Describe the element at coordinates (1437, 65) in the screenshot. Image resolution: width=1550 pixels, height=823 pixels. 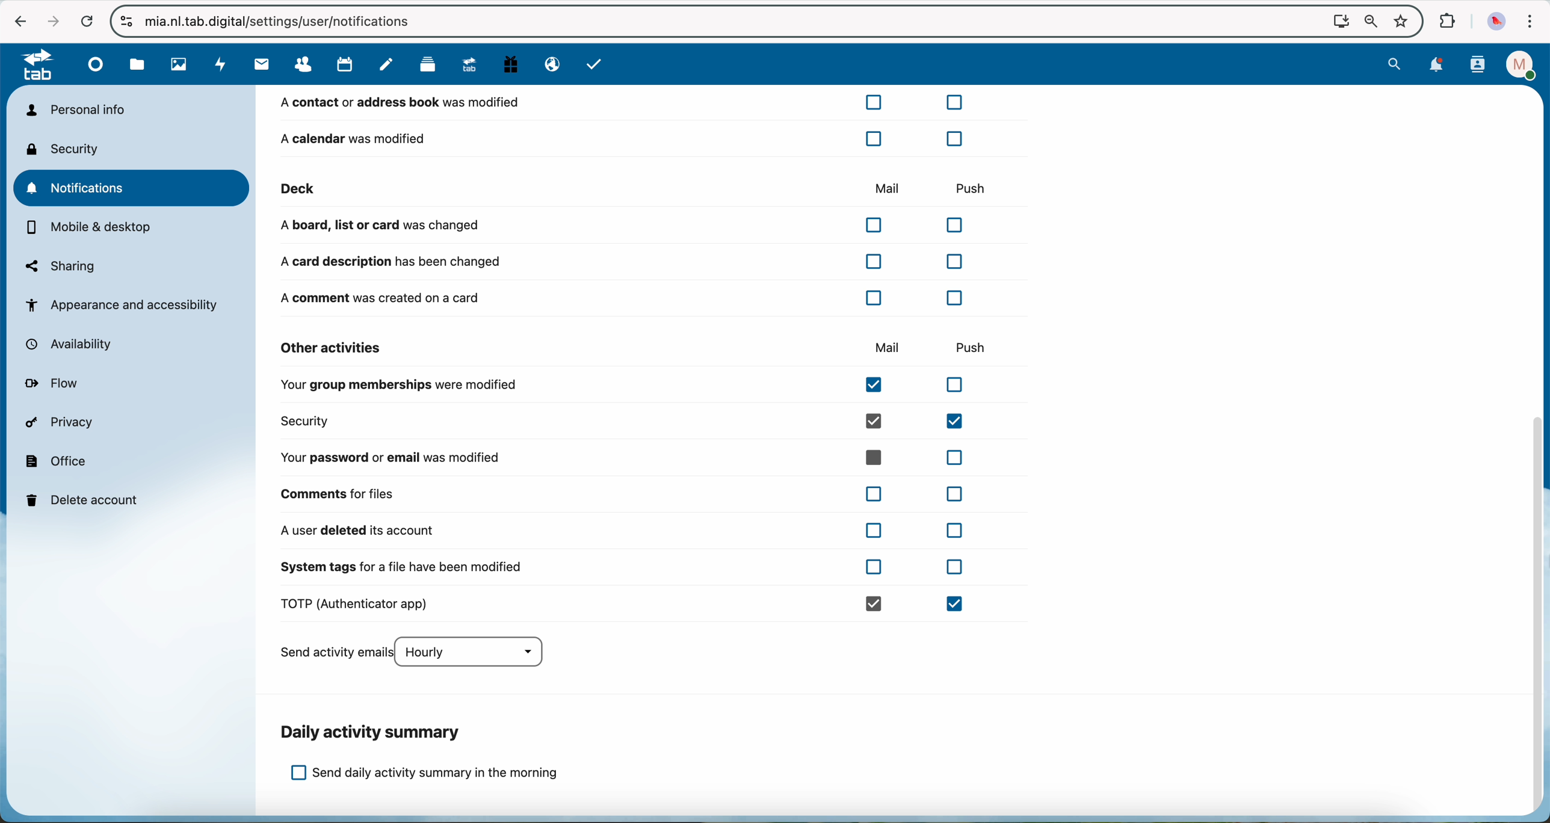
I see `notifications` at that location.